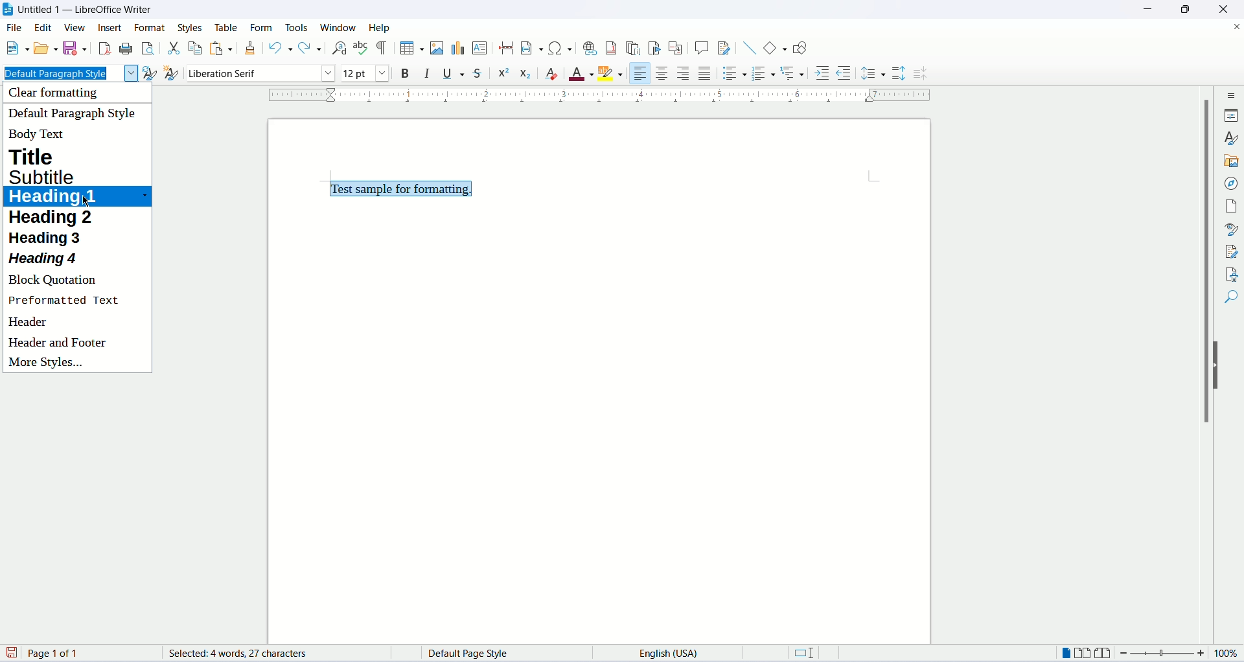 This screenshot has height=662, width=1244. Describe the element at coordinates (45, 260) in the screenshot. I see `heading 4` at that location.